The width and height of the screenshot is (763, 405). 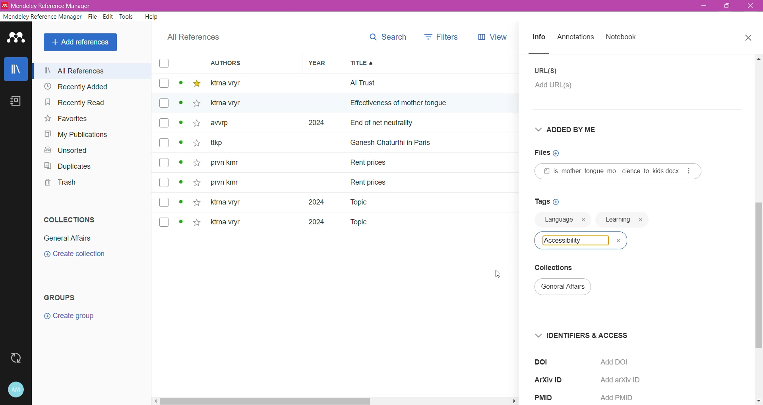 I want to click on Tag 3, so click(x=580, y=240).